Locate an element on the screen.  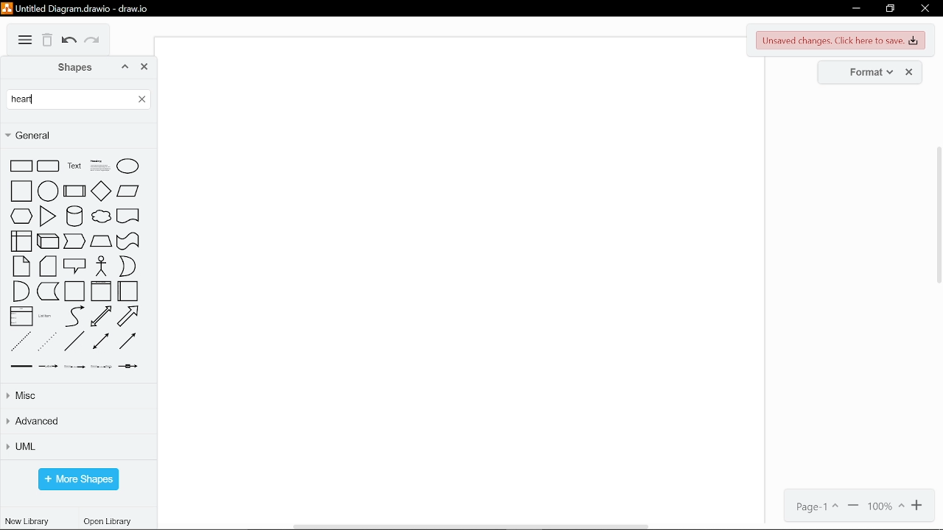
close is located at coordinates (911, 72).